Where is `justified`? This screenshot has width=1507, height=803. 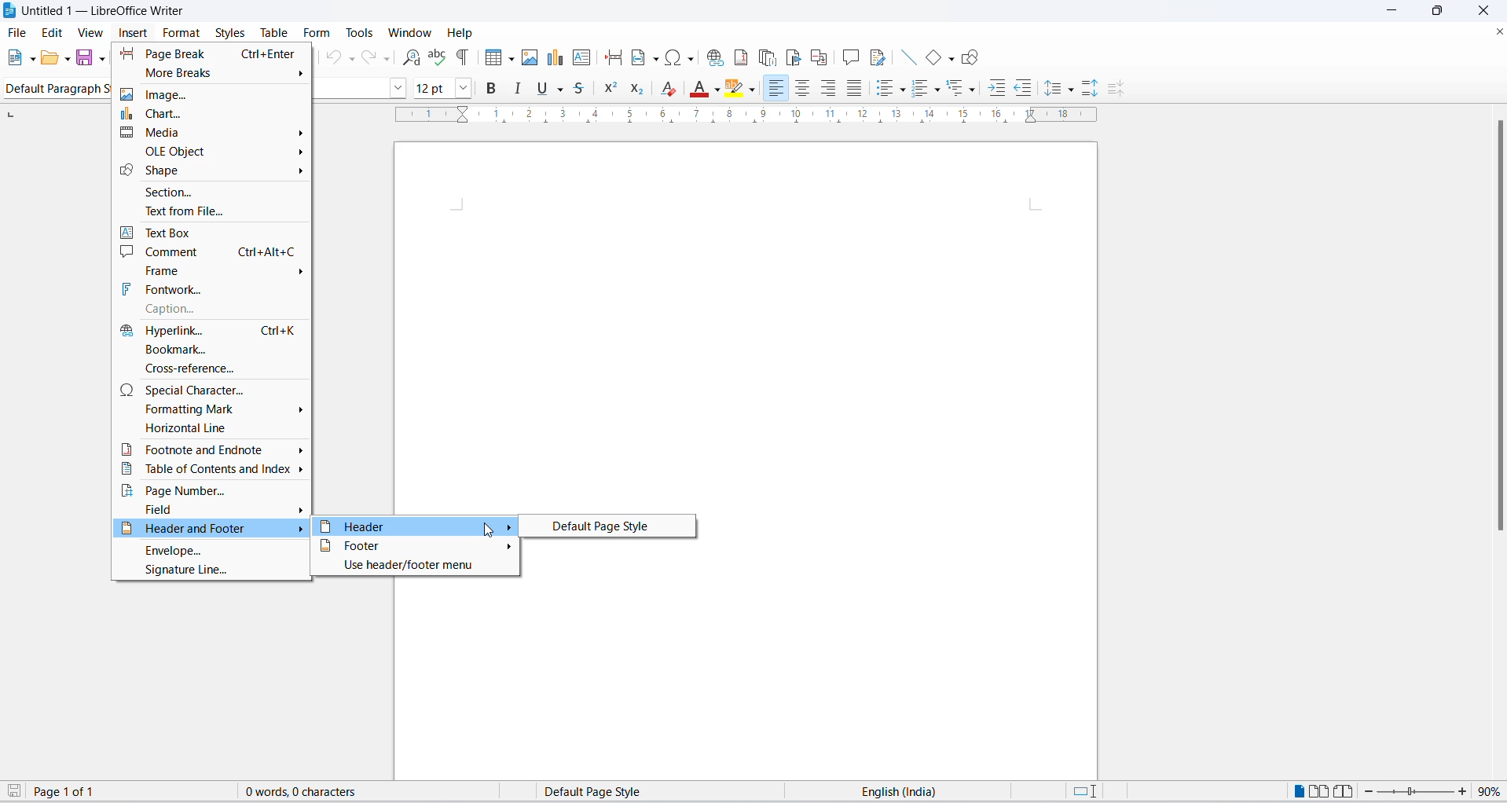
justified is located at coordinates (852, 89).